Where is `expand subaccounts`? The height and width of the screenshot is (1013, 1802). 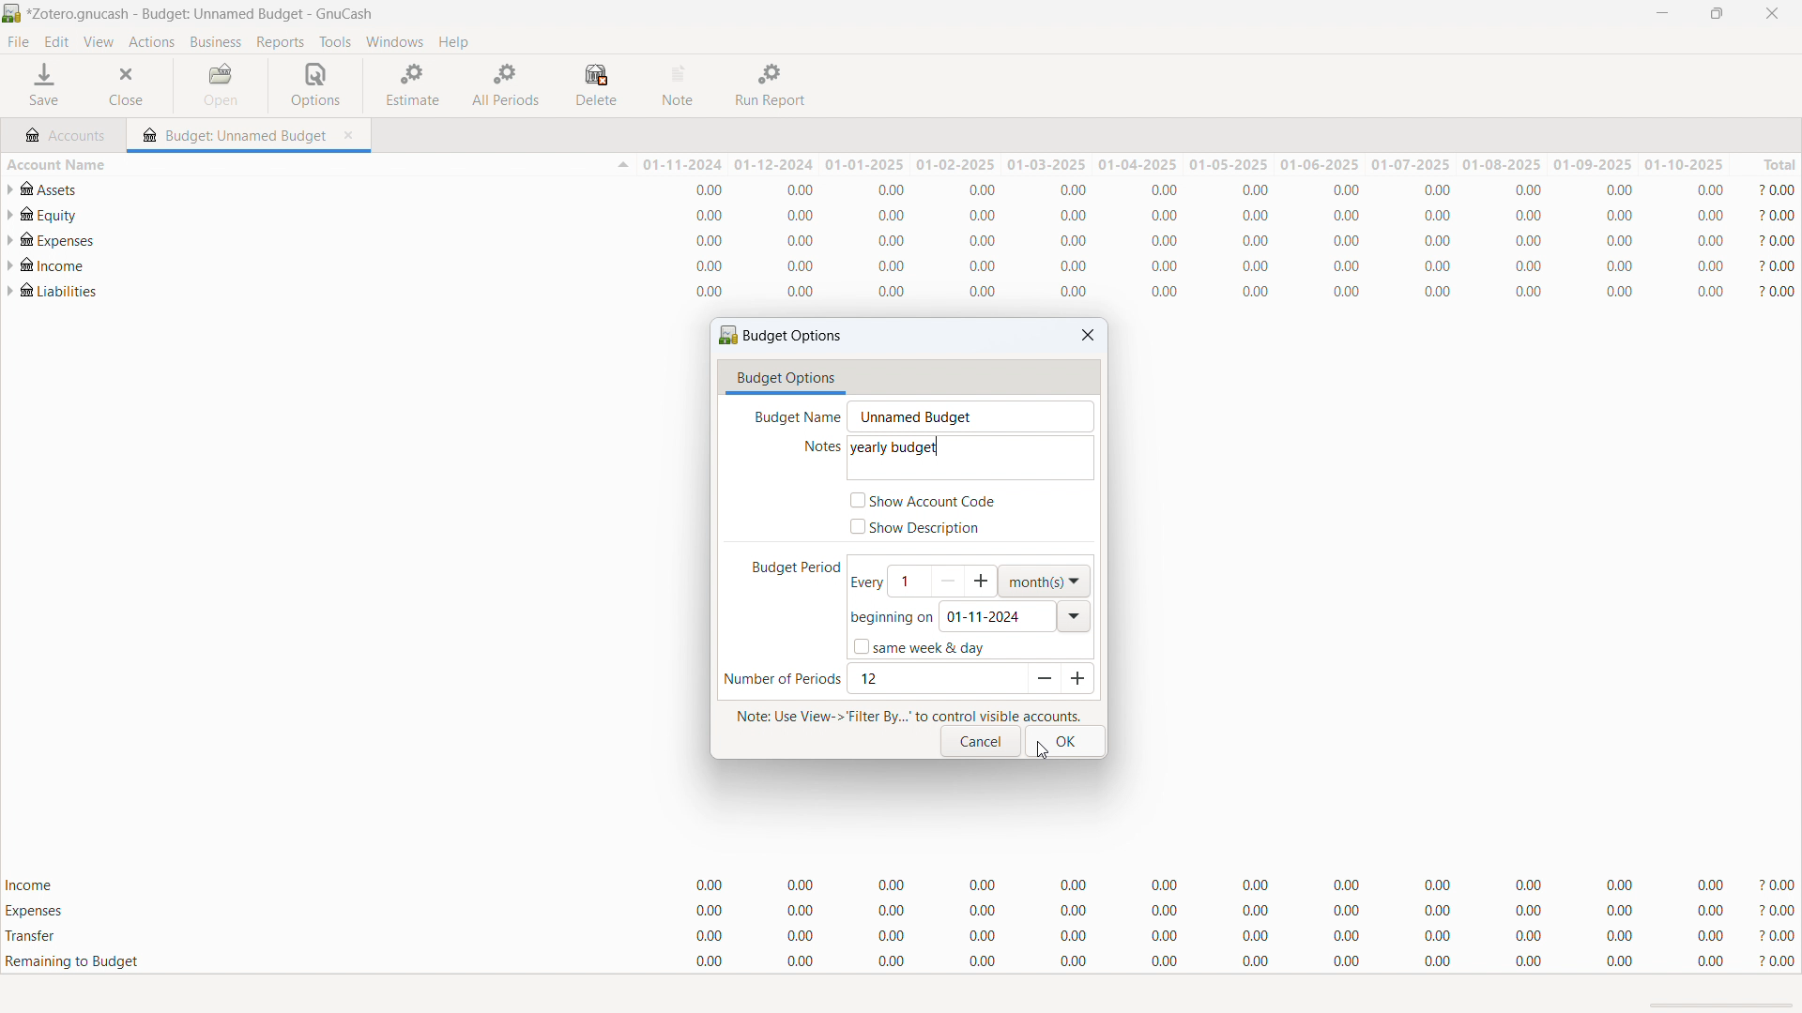 expand subaccounts is located at coordinates (11, 239).